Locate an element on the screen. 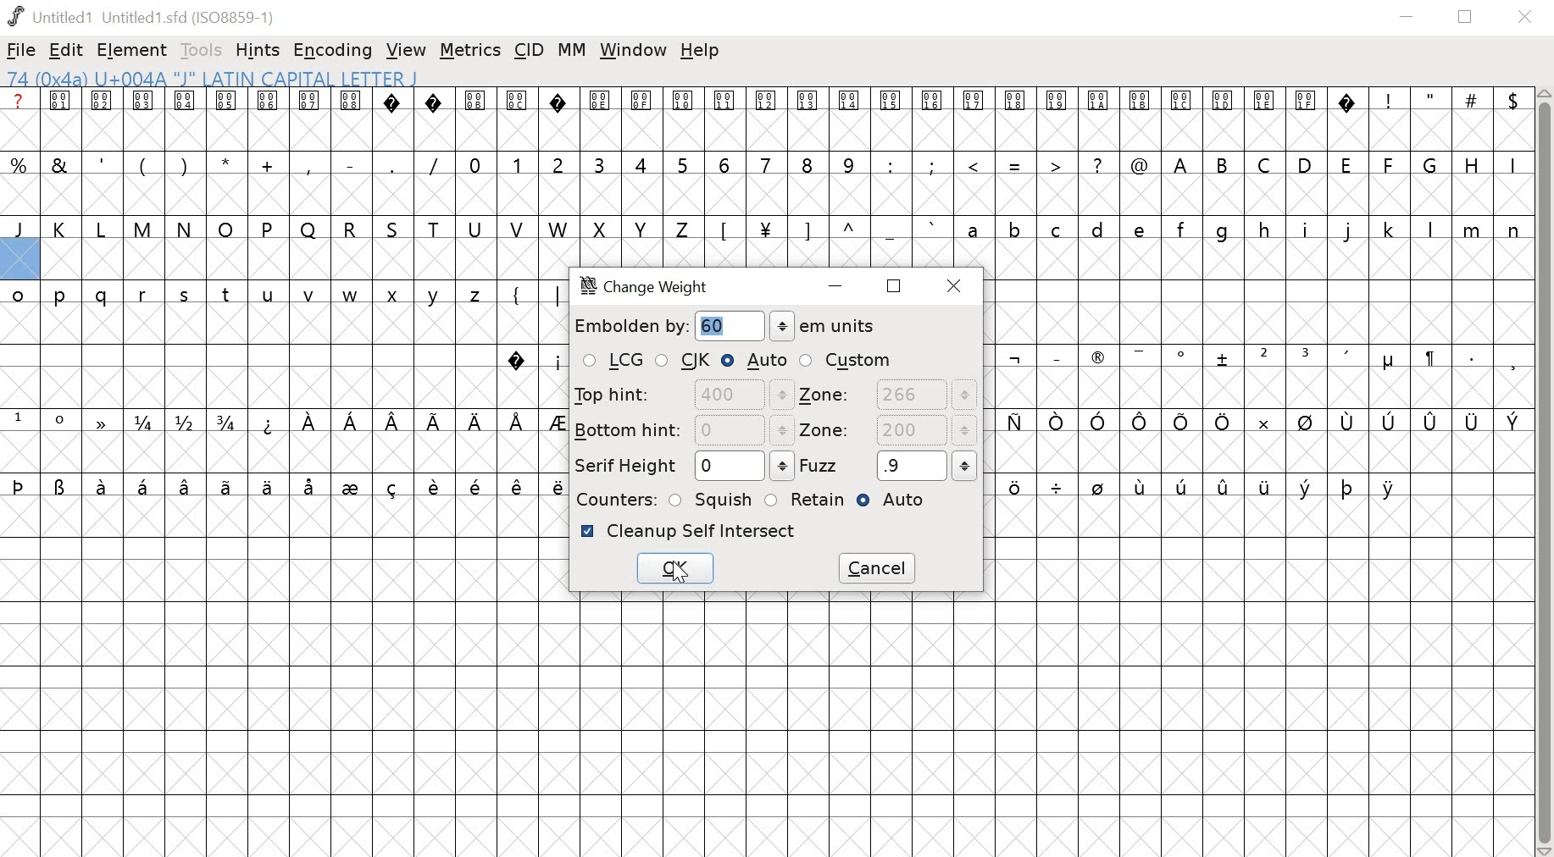  74 (0x4a) U+004A "J" LATIN CAPITAL LETTER J is located at coordinates (320, 78).